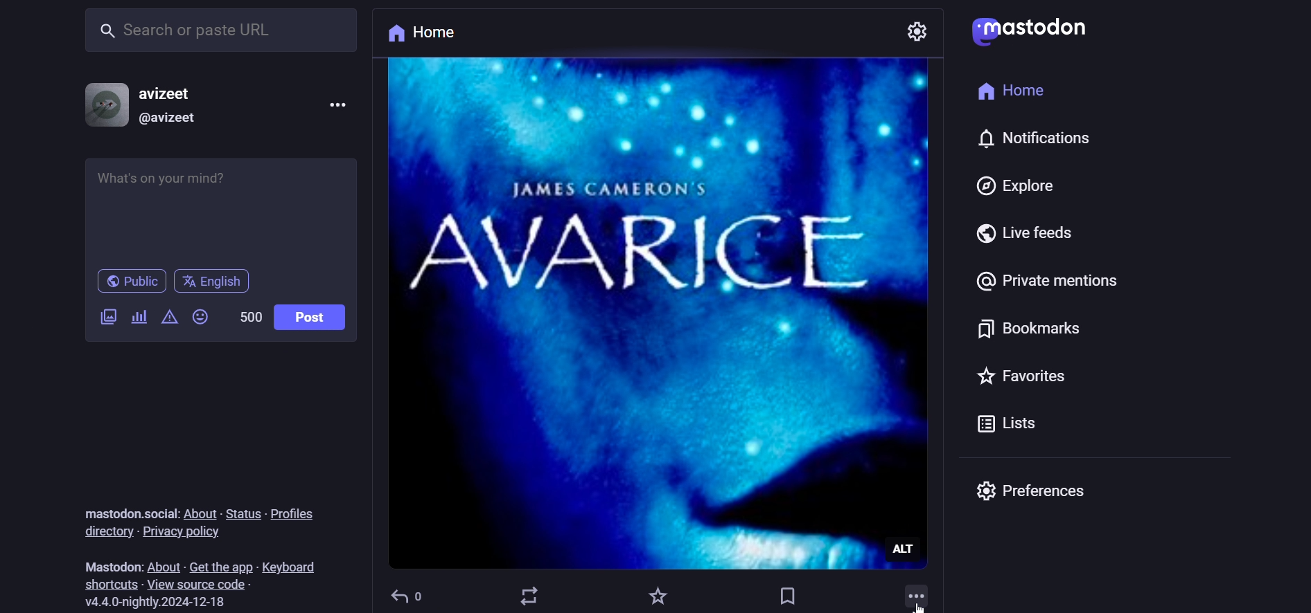 This screenshot has height=613, width=1311. Describe the element at coordinates (126, 511) in the screenshot. I see `mastodon social` at that location.